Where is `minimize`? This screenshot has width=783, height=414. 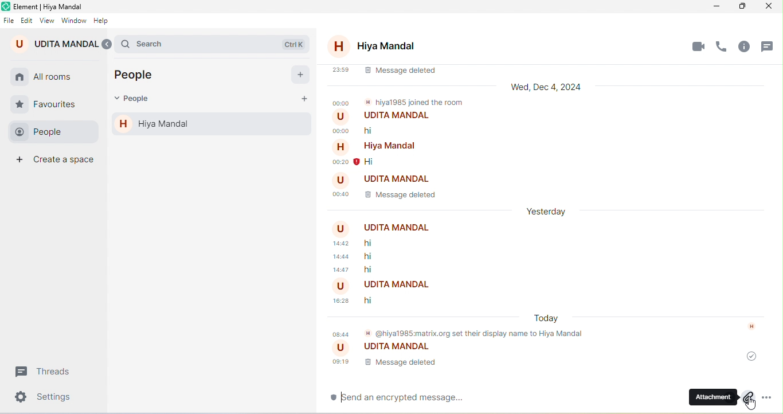
minimize is located at coordinates (718, 6).